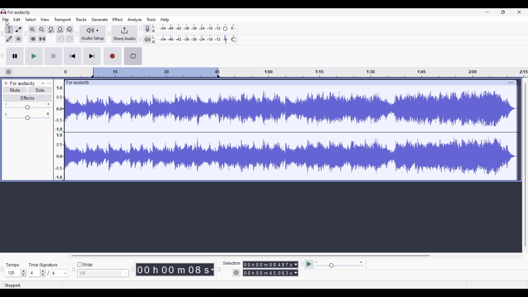  What do you see at coordinates (81, 20) in the screenshot?
I see `Tracks menu` at bounding box center [81, 20].